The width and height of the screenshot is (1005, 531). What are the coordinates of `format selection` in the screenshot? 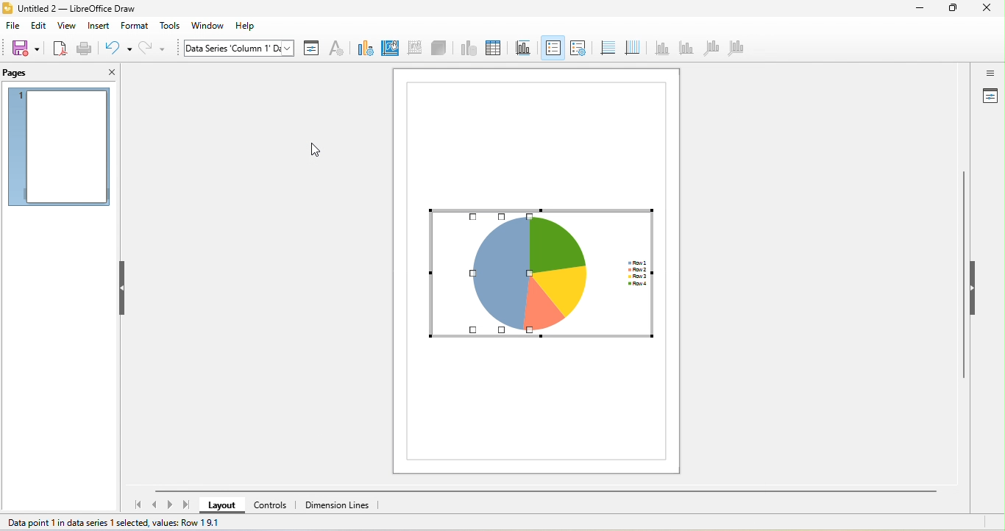 It's located at (311, 48).